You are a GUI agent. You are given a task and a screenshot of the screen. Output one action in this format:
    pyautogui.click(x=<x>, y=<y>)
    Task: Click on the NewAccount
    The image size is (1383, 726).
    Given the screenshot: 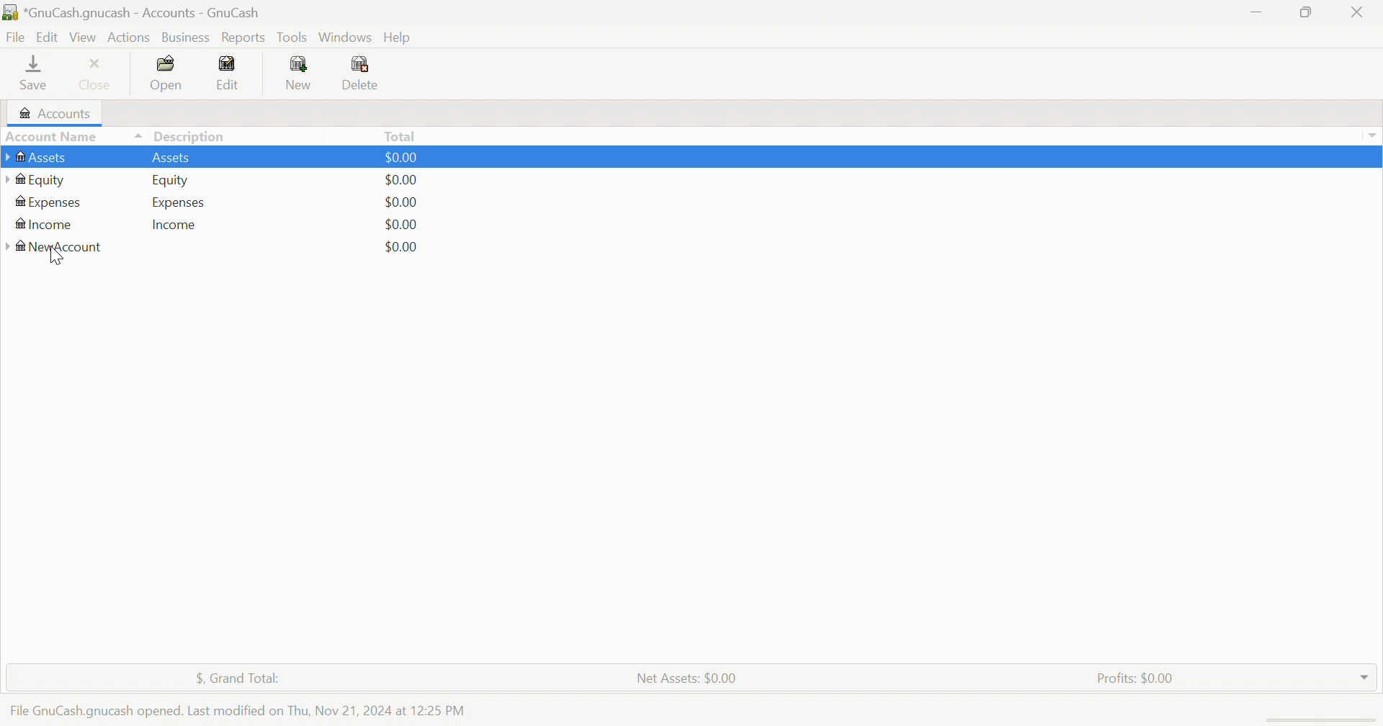 What is the action you would take?
    pyautogui.click(x=57, y=249)
    